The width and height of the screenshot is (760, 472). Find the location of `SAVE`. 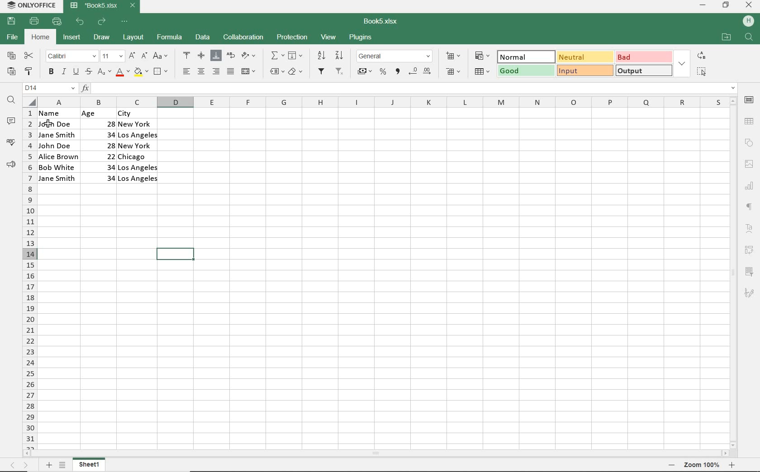

SAVE is located at coordinates (13, 20).